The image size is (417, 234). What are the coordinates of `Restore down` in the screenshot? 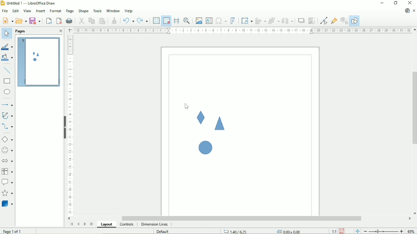 It's located at (396, 3).